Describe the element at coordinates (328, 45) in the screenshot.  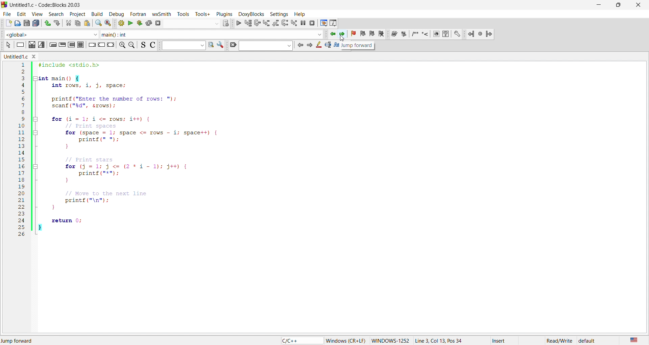
I see `icon` at that location.